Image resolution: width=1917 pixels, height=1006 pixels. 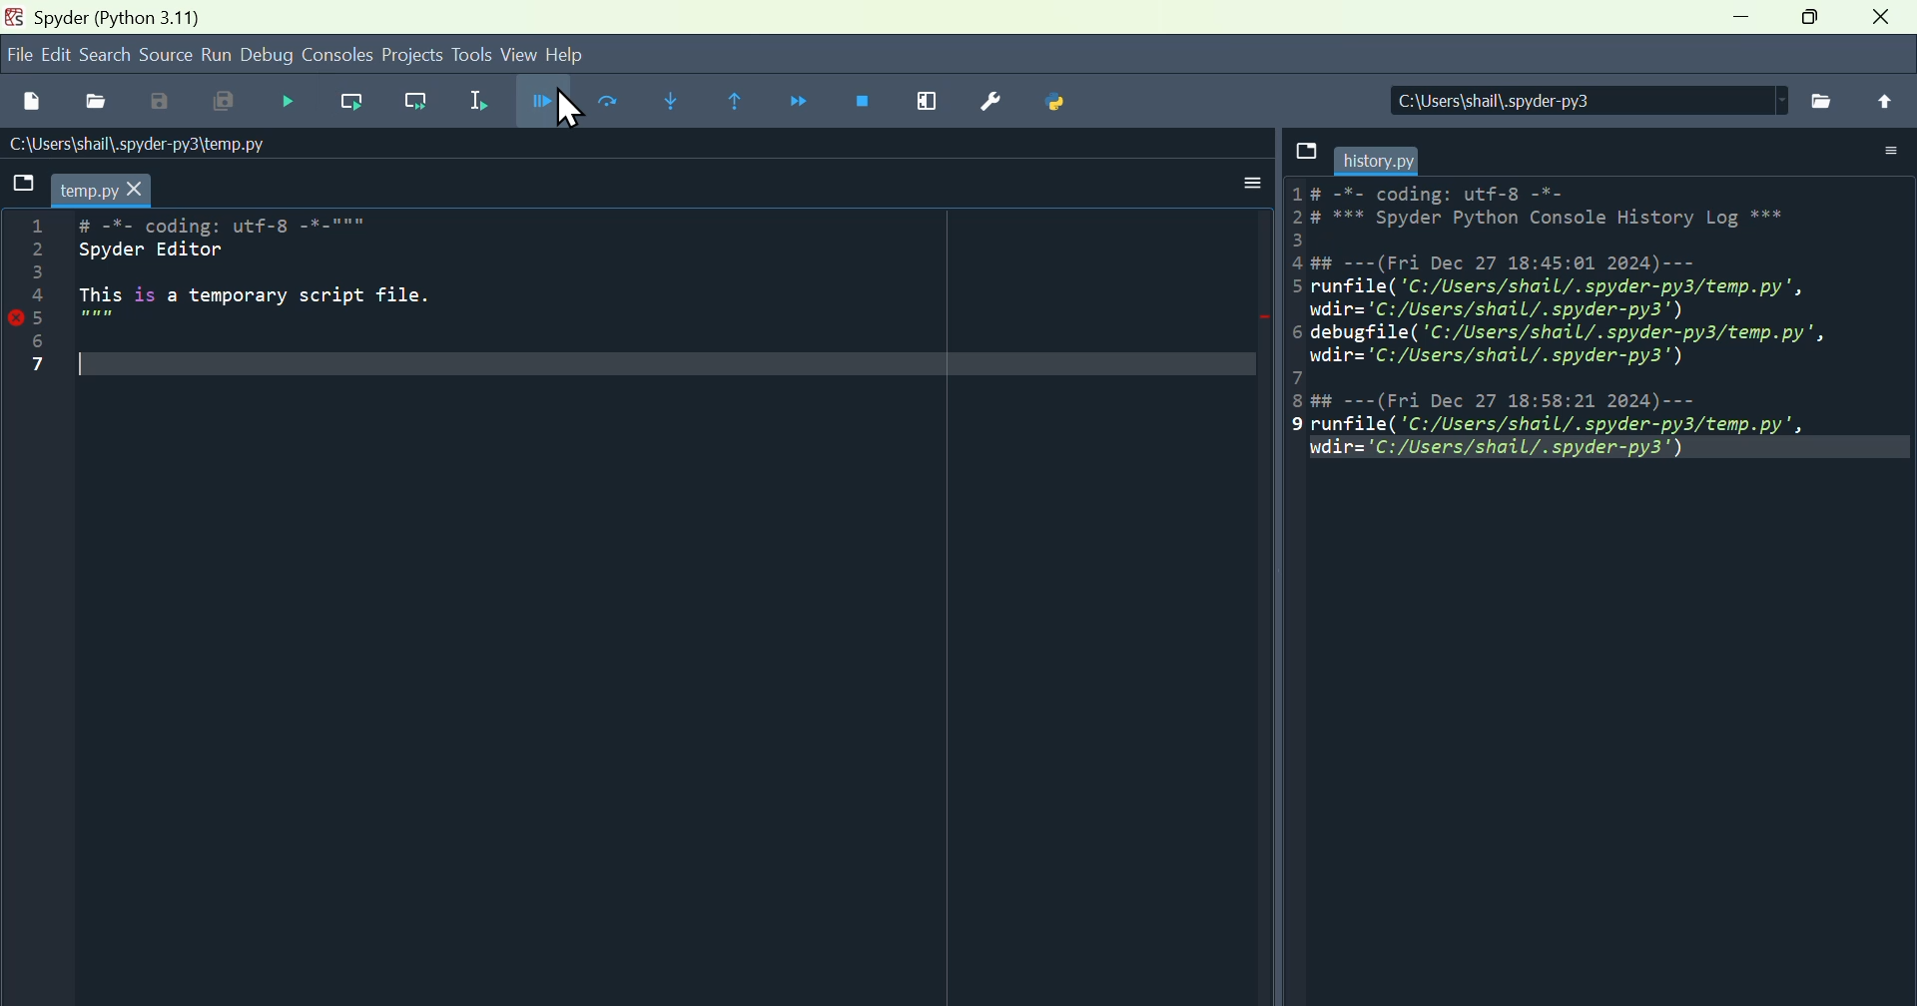 I want to click on , so click(x=222, y=55).